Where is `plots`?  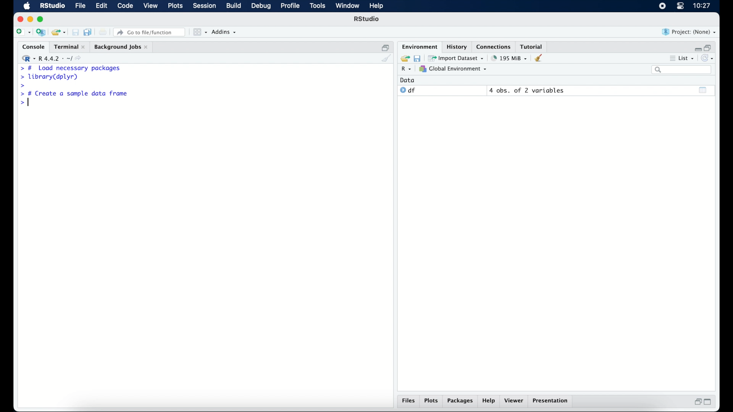
plots is located at coordinates (432, 401).